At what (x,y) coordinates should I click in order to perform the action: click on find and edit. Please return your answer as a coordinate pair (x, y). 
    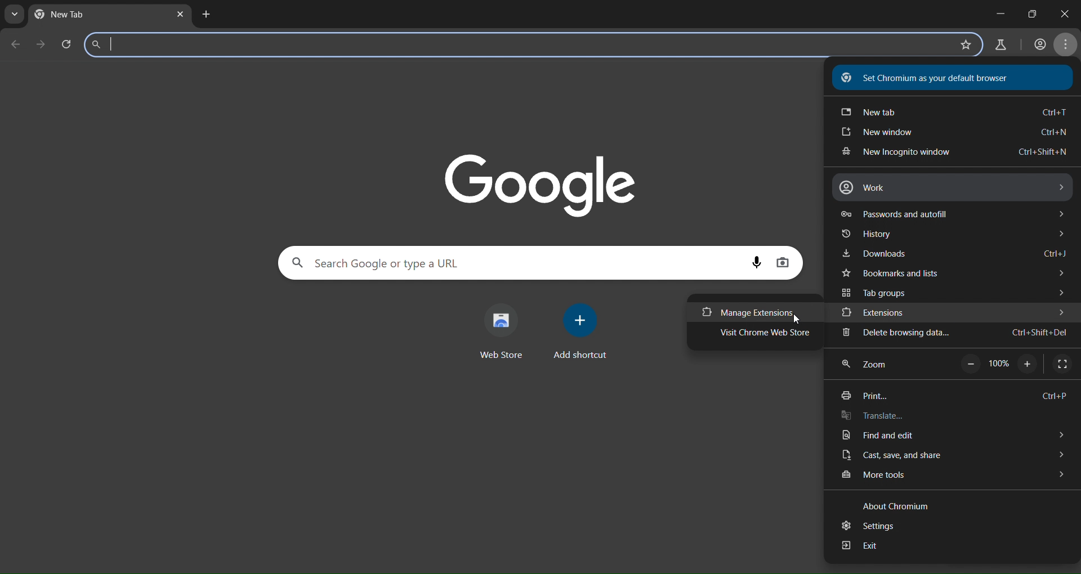
    Looking at the image, I should click on (955, 436).